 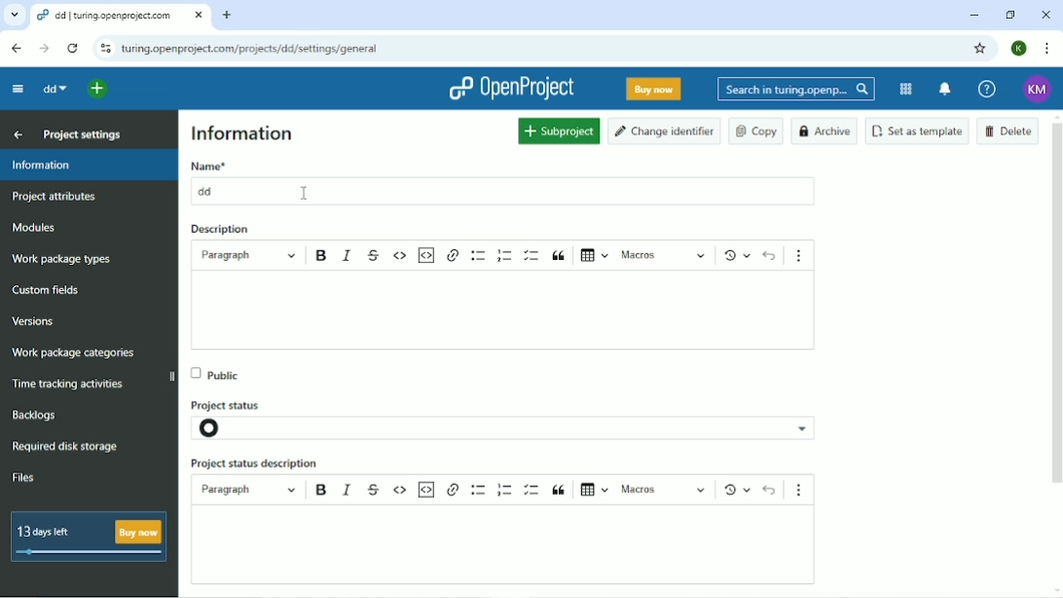 I want to click on Strikethrough, so click(x=373, y=254).